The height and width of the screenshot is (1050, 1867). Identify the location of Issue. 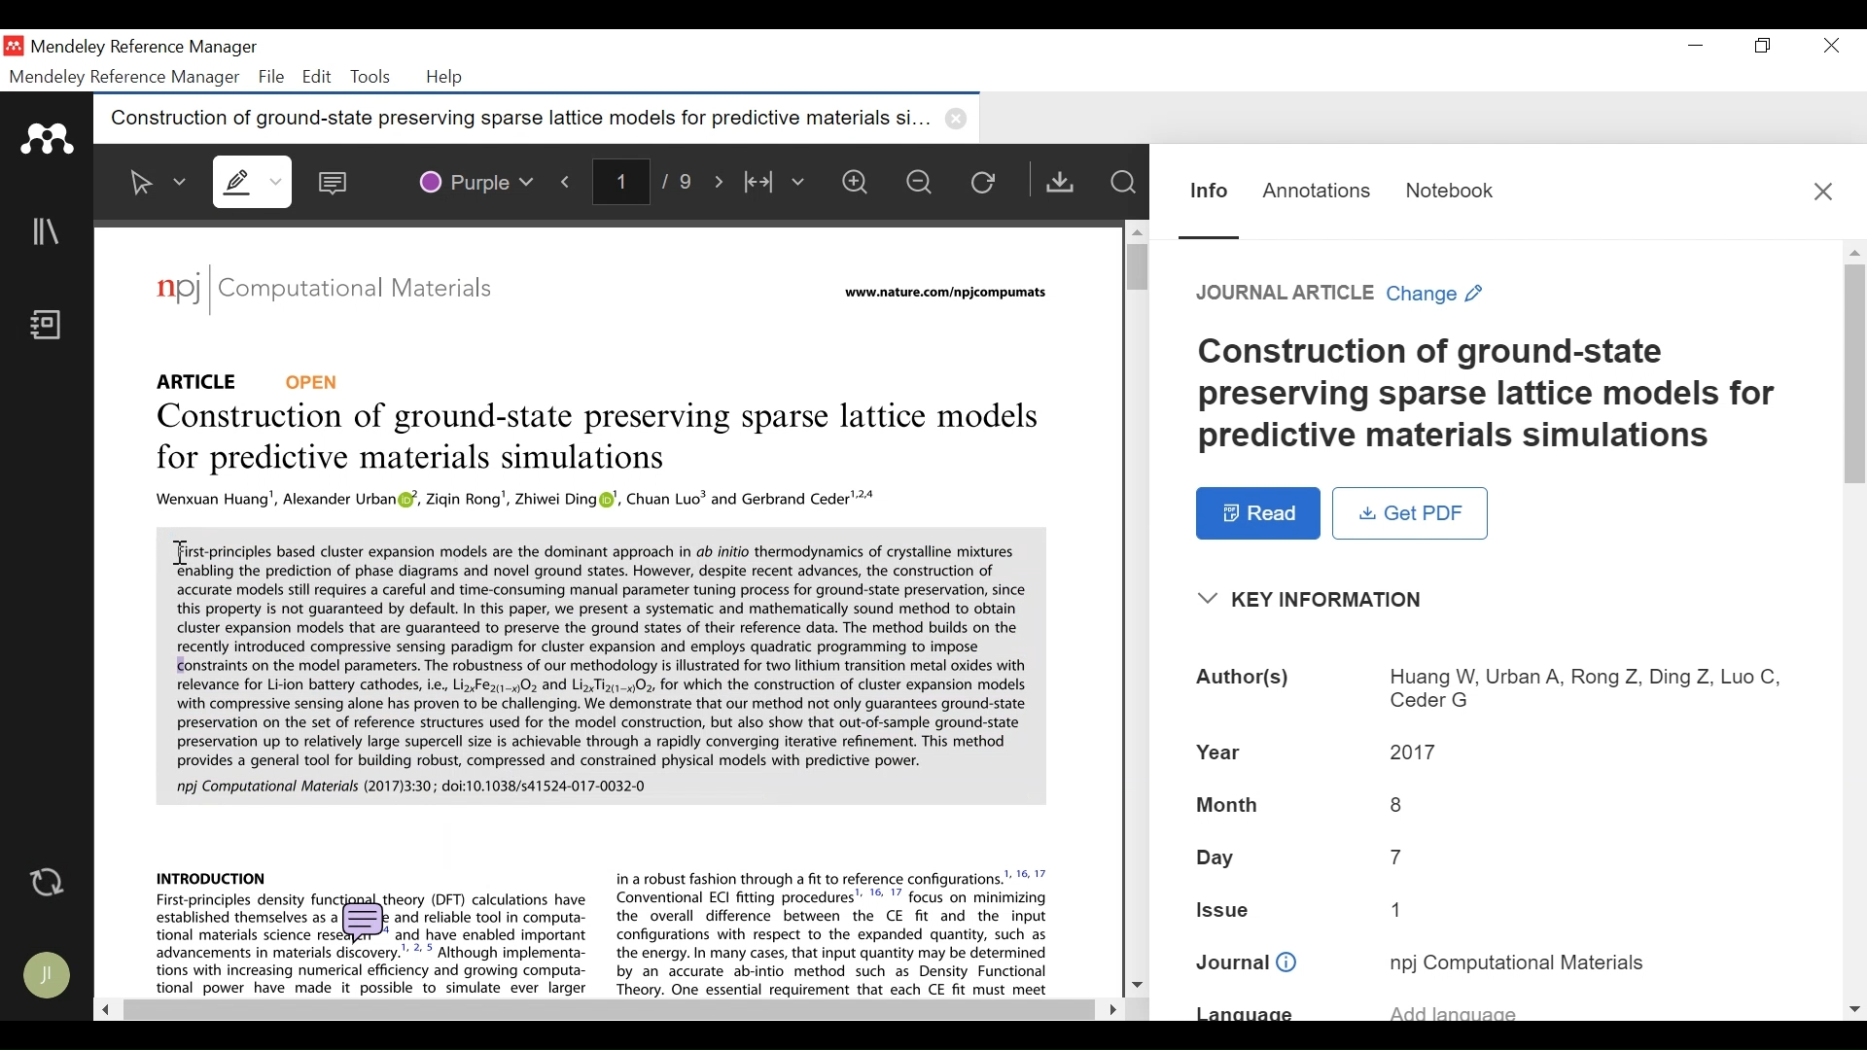
(1225, 907).